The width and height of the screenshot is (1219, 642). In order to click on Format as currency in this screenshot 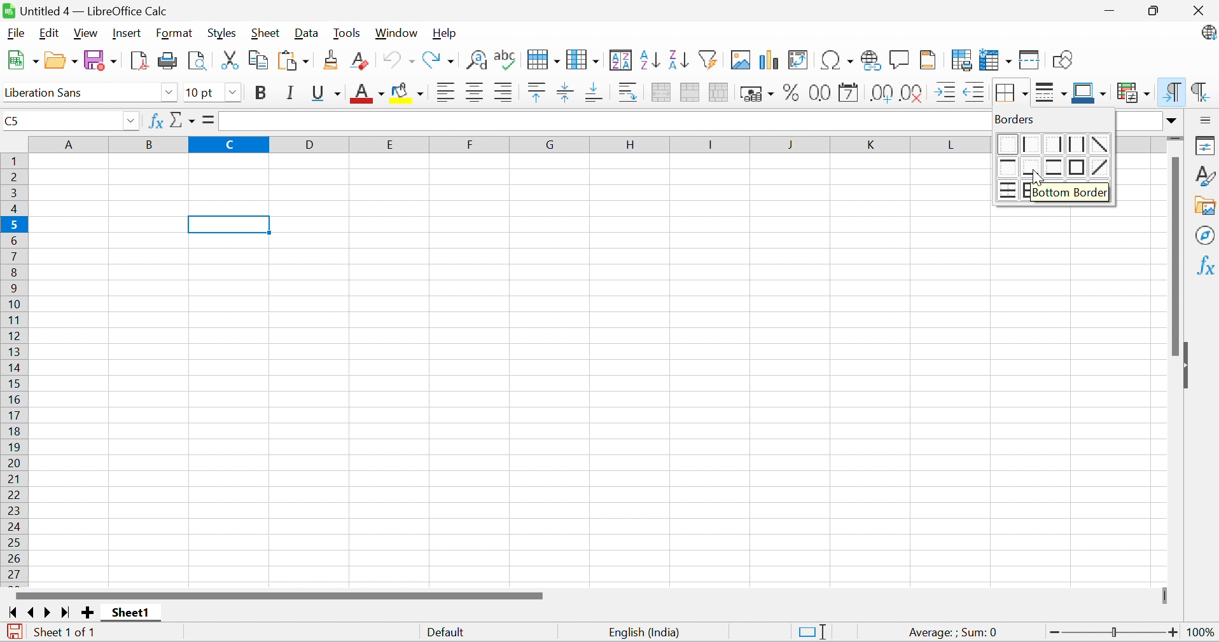, I will do `click(758, 93)`.